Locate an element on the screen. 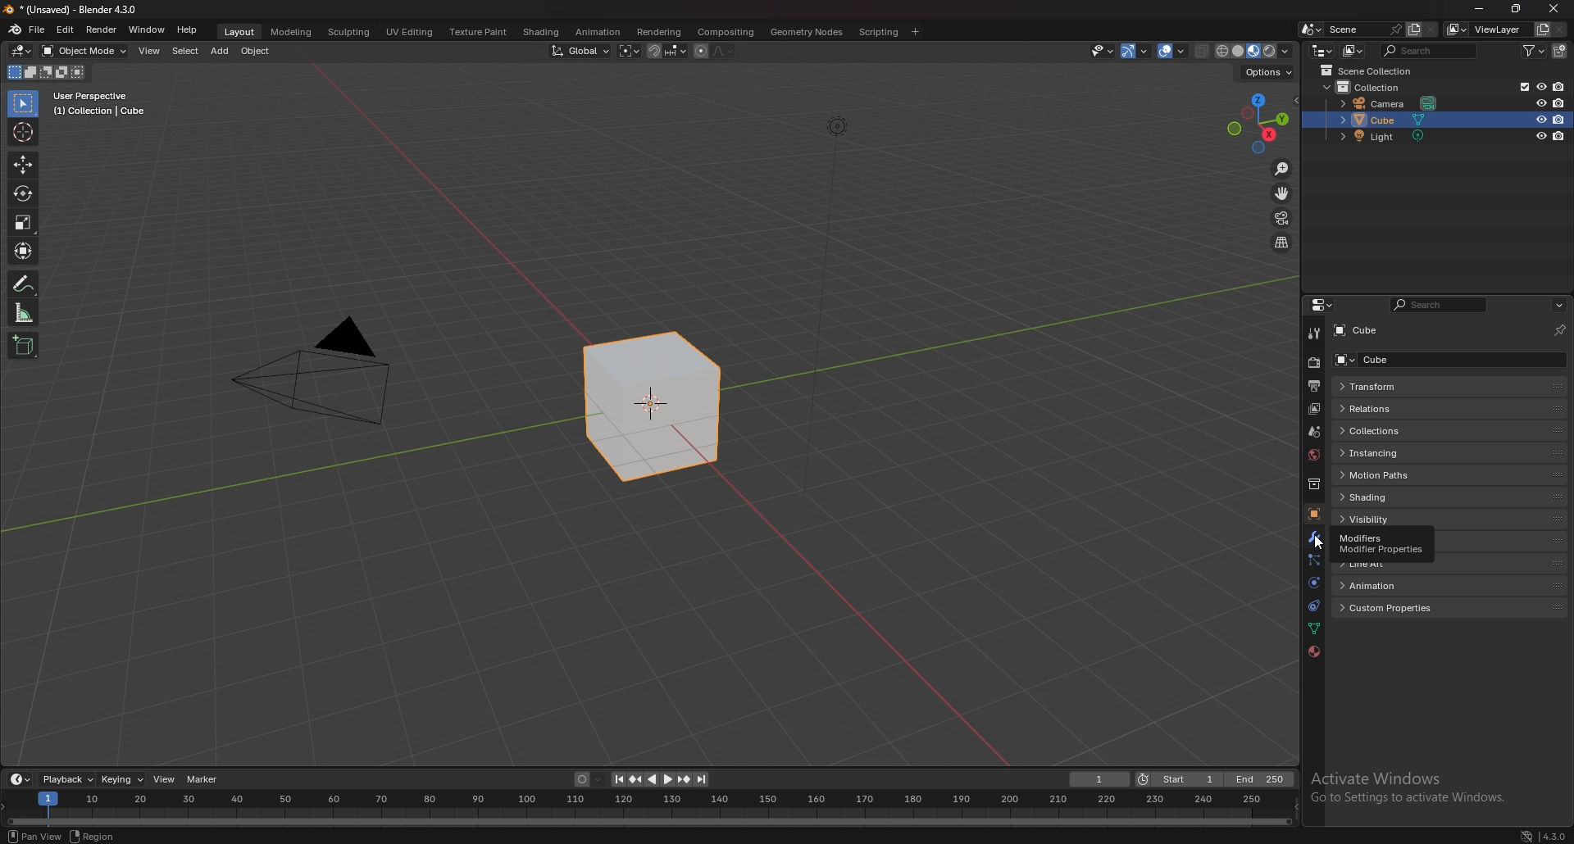 The width and height of the screenshot is (1574, 844). view layer is located at coordinates (1486, 29).